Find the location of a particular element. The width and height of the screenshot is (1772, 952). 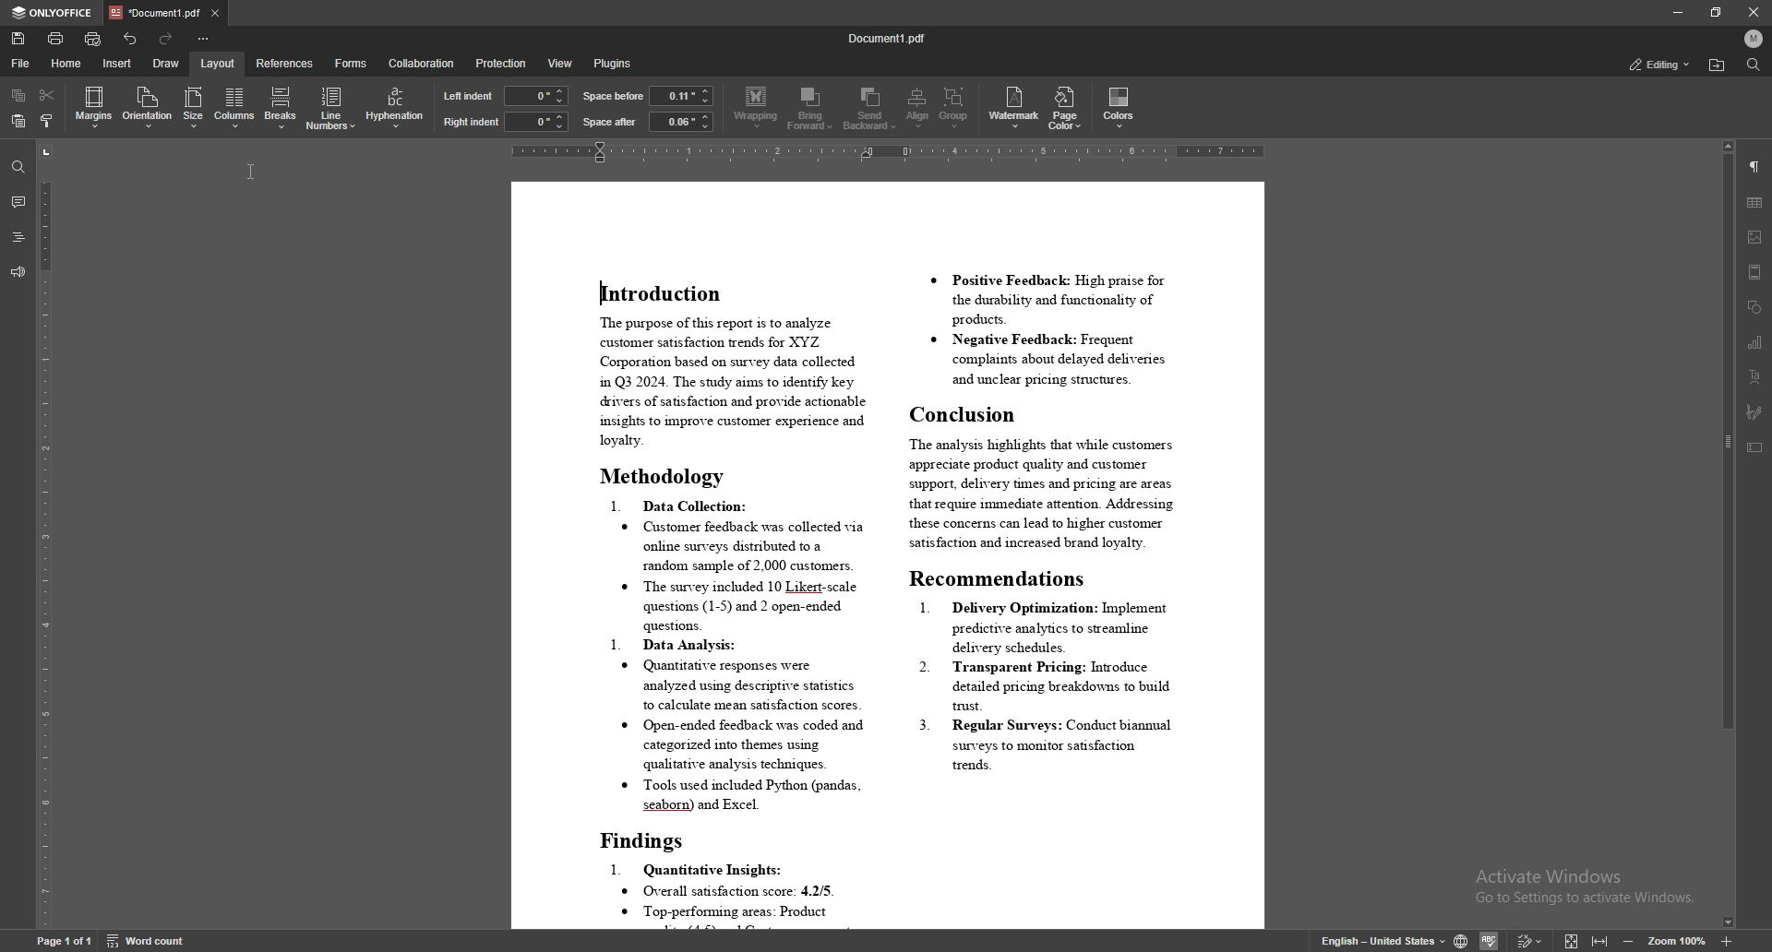

comments is located at coordinates (18, 201).